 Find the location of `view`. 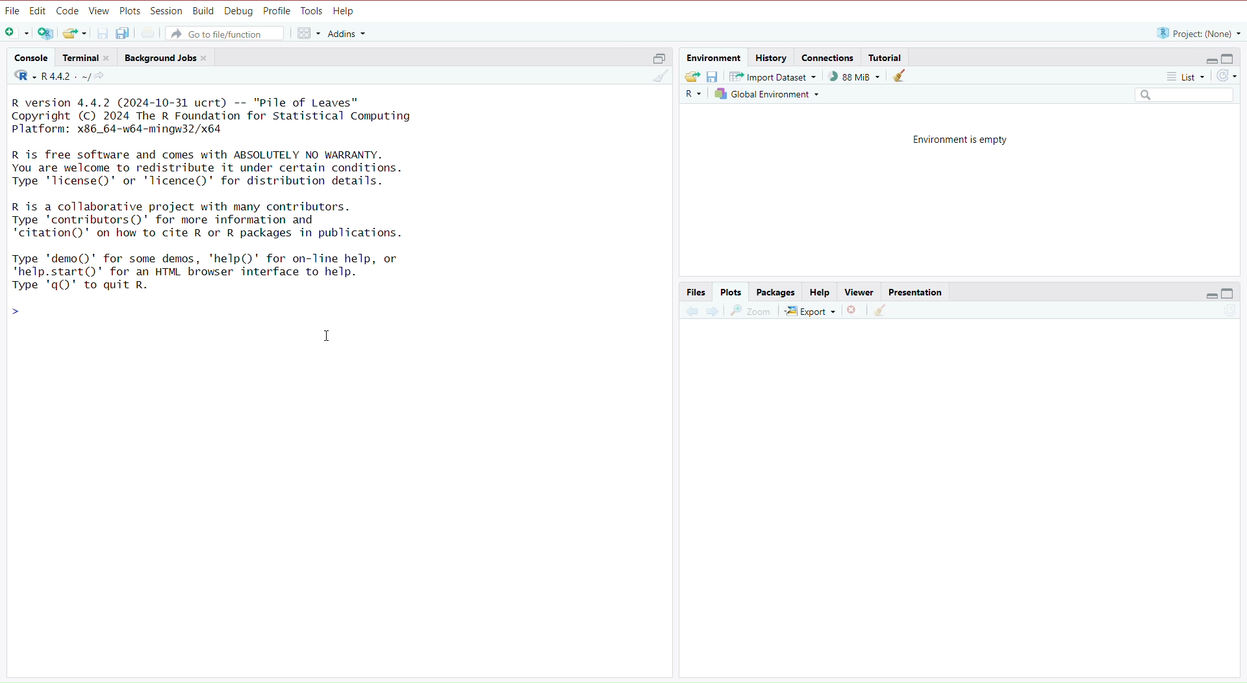

view is located at coordinates (99, 12).